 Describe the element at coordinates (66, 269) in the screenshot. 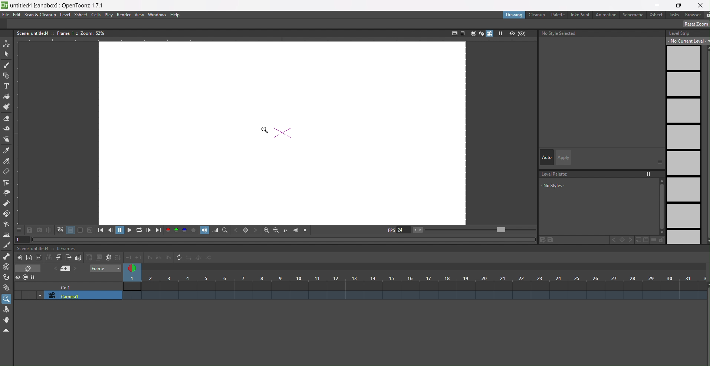

I see `icon` at that location.